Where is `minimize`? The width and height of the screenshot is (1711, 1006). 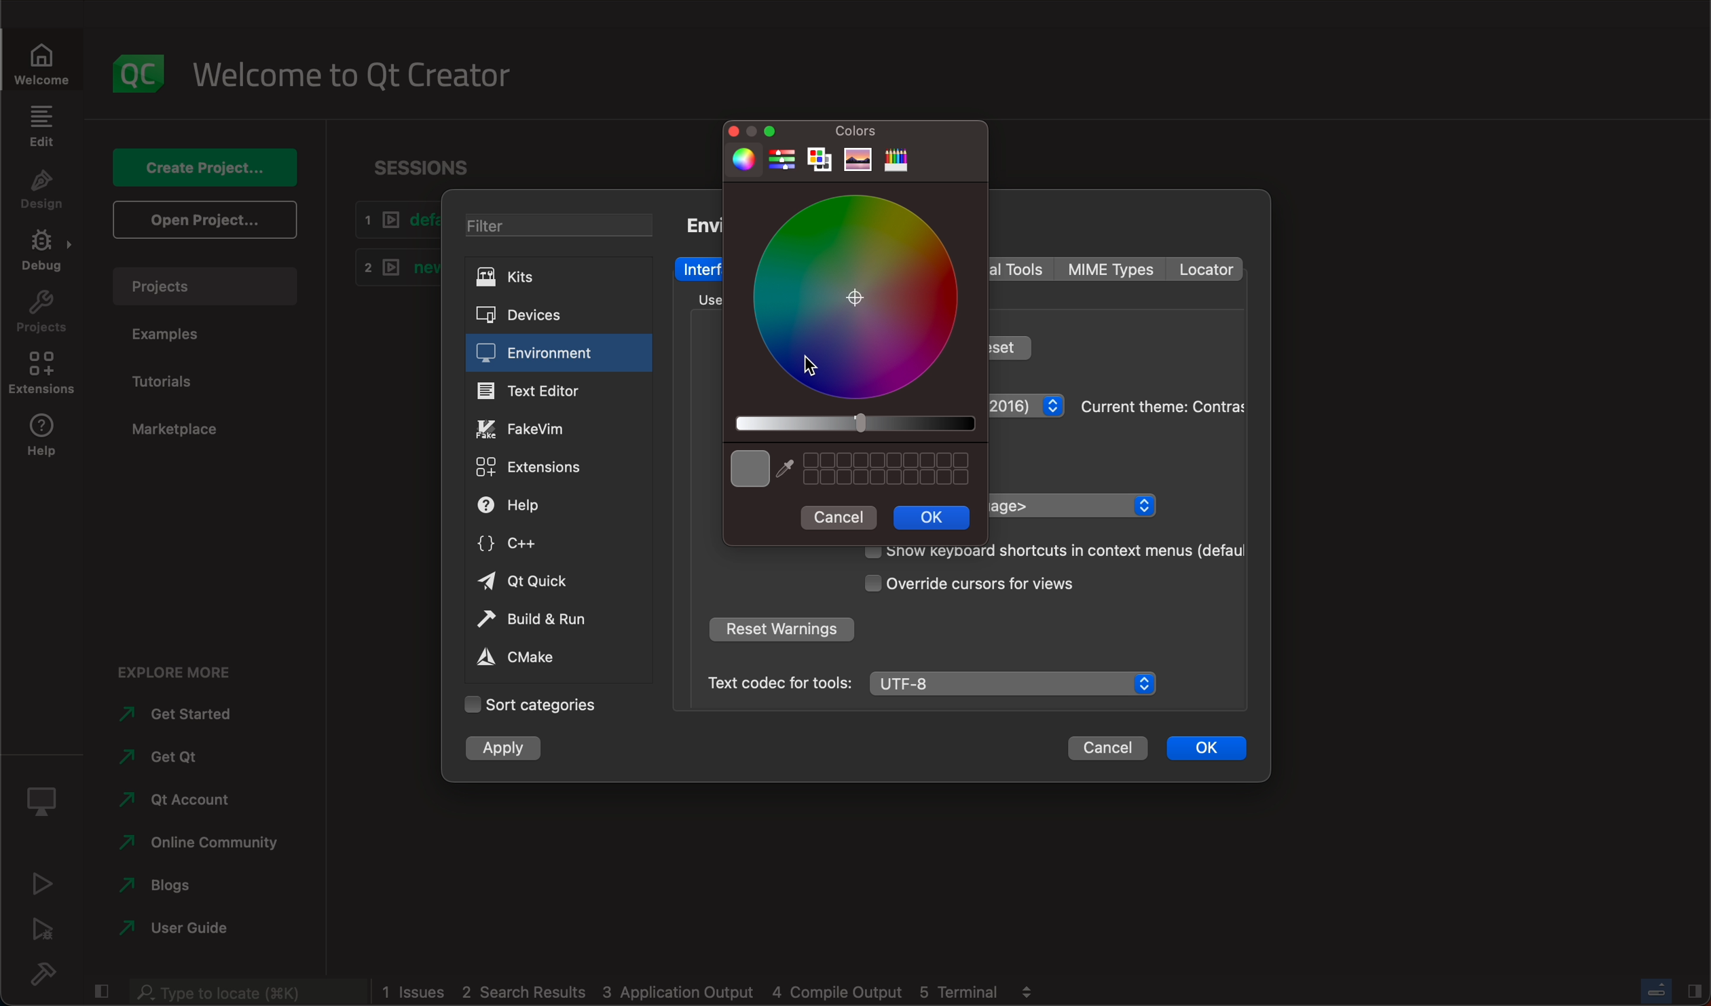 minimize is located at coordinates (773, 130).